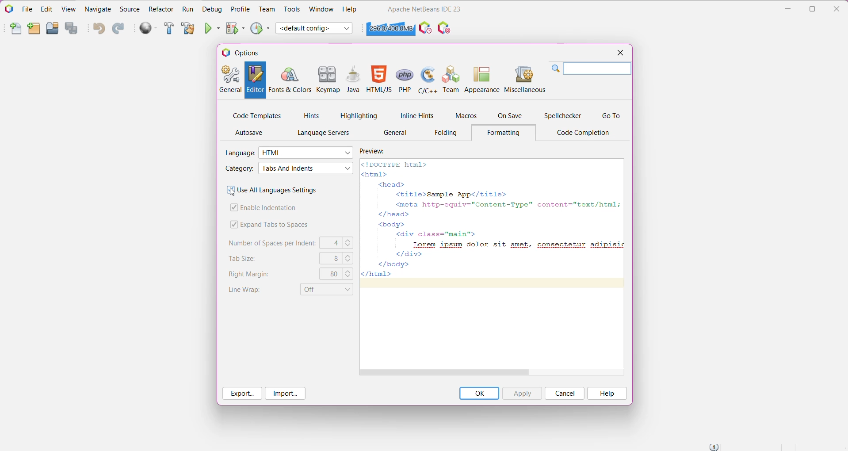  What do you see at coordinates (257, 115) in the screenshot?
I see `Code Templates` at bounding box center [257, 115].